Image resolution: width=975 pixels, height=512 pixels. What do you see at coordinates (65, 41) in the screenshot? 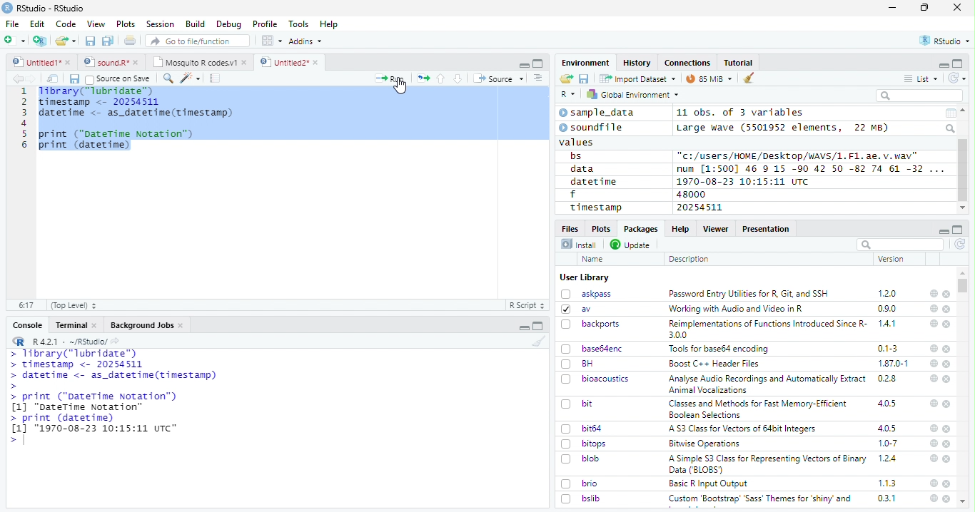
I see `open an existing file` at bounding box center [65, 41].